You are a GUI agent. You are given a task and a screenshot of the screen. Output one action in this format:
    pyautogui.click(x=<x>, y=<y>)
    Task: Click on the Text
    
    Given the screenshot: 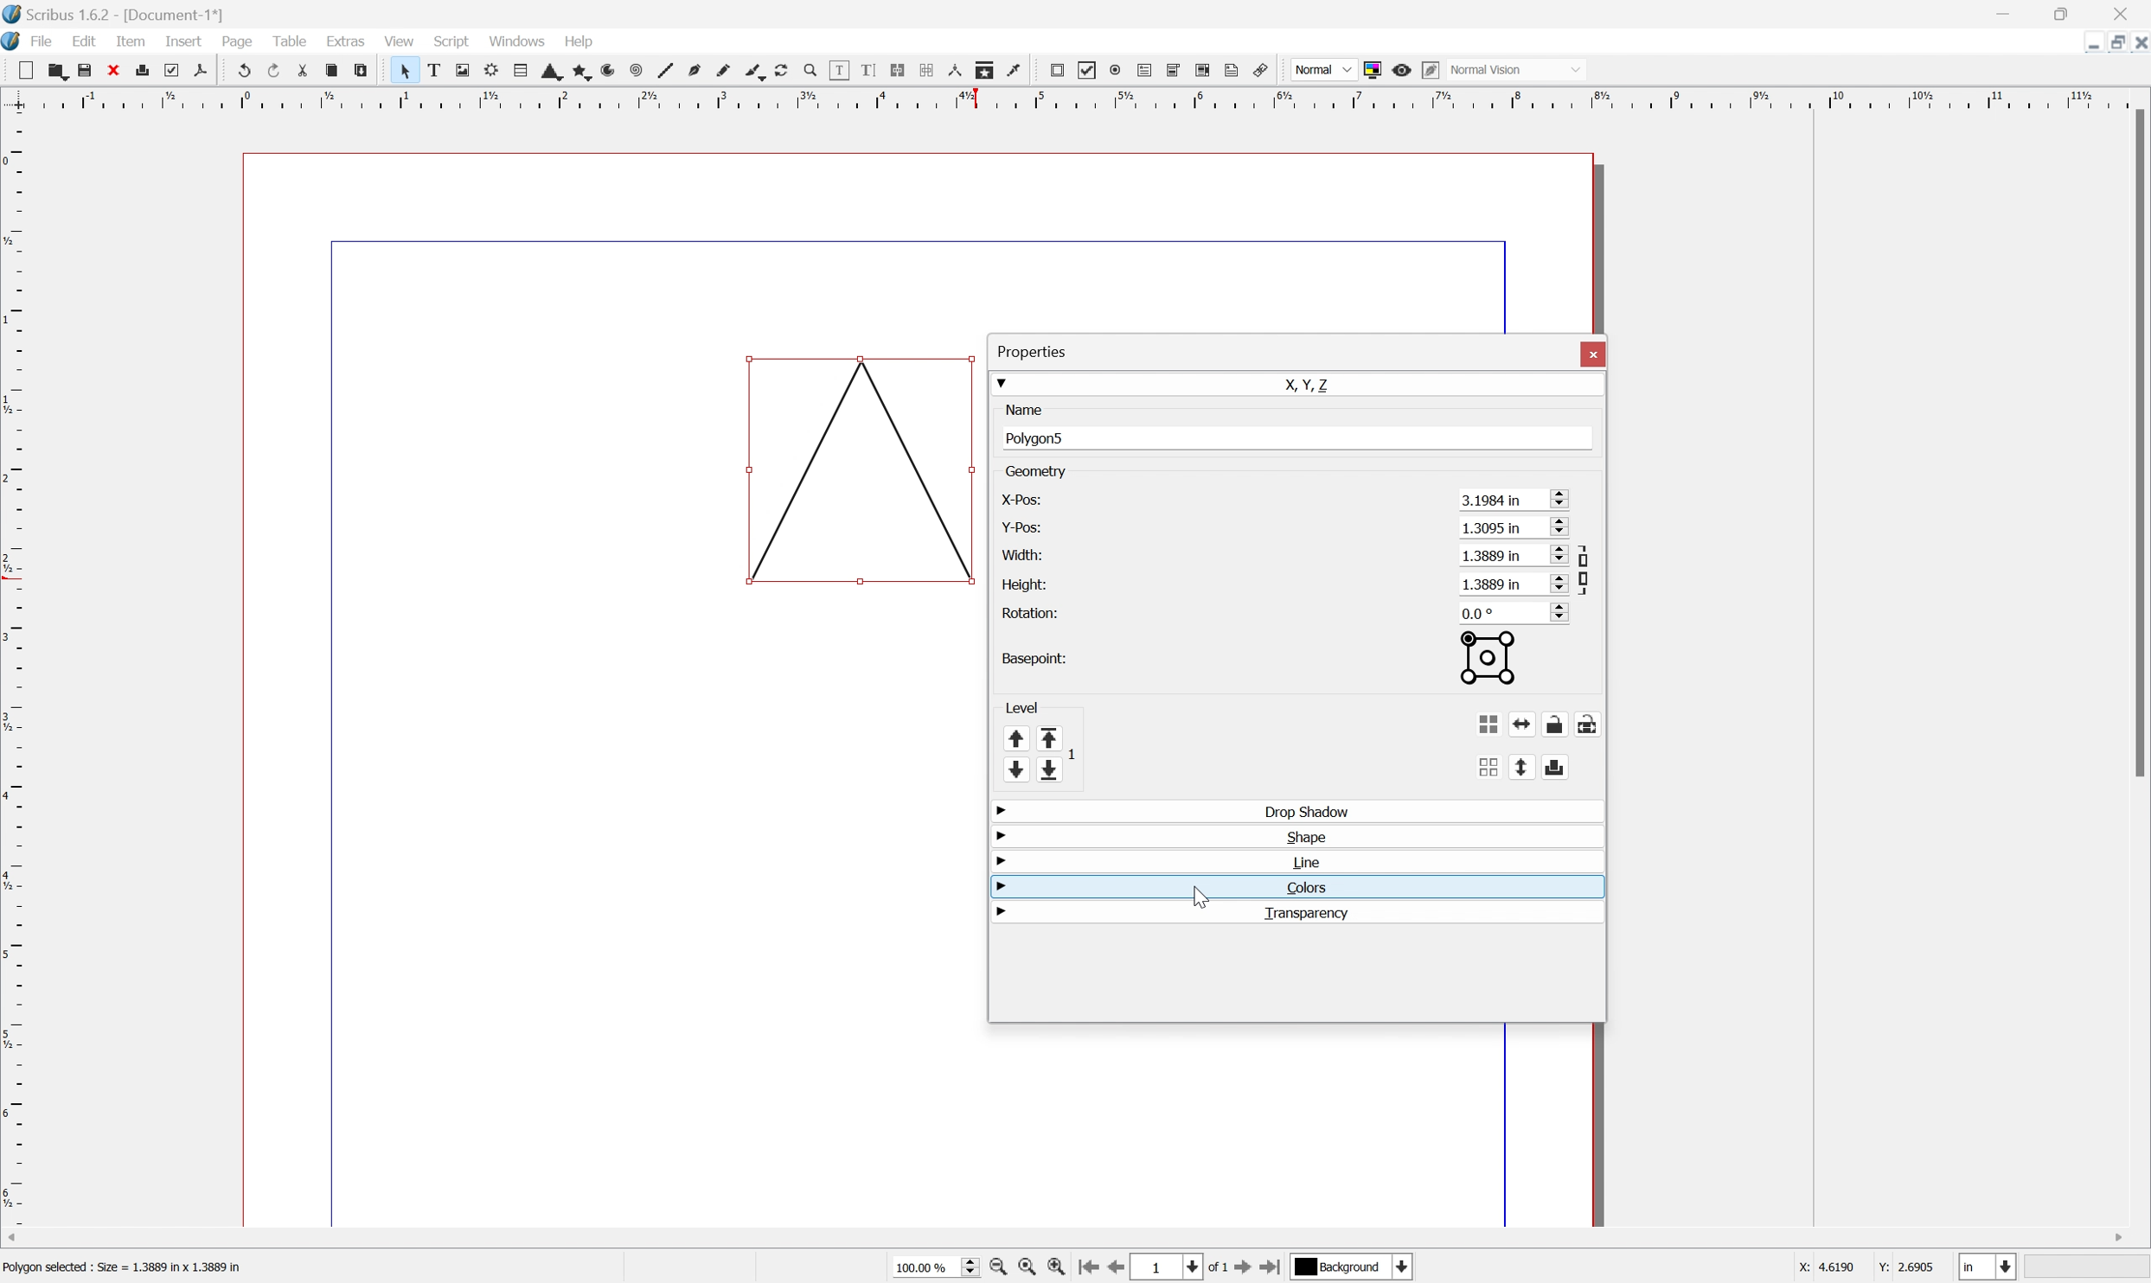 What is the action you would take?
    pyautogui.click(x=131, y=1267)
    